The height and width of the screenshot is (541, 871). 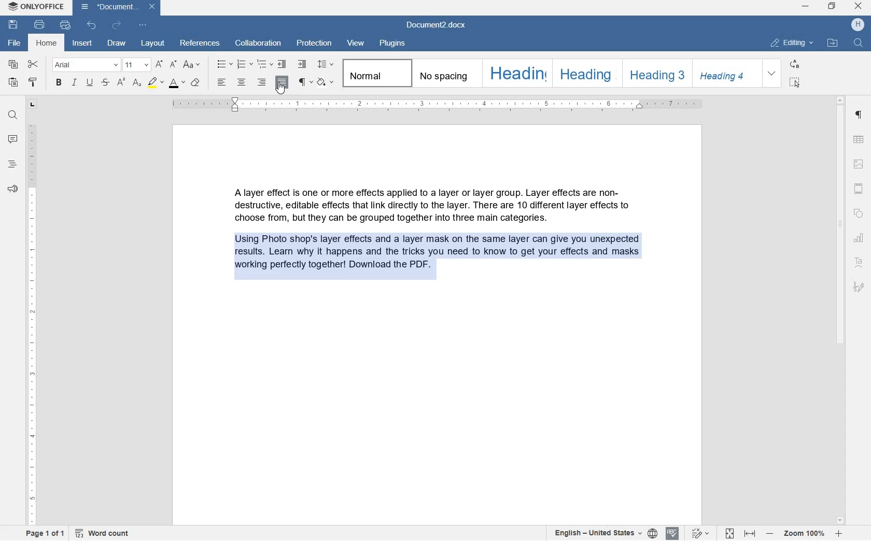 What do you see at coordinates (224, 64) in the screenshot?
I see `BULLETS` at bounding box center [224, 64].